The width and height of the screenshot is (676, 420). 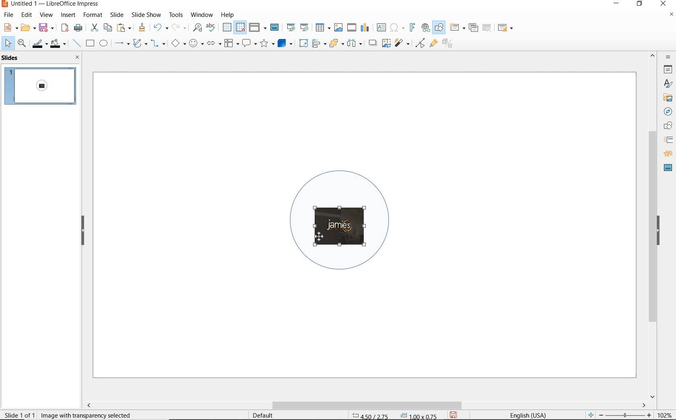 What do you see at coordinates (658, 231) in the screenshot?
I see `hide` at bounding box center [658, 231].